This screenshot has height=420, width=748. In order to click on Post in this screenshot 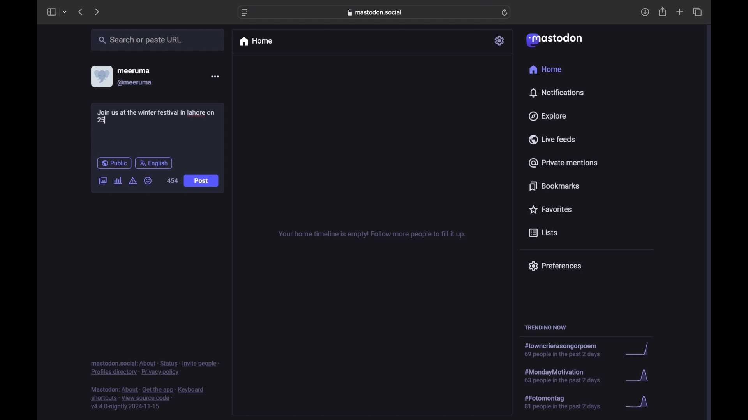, I will do `click(202, 181)`.